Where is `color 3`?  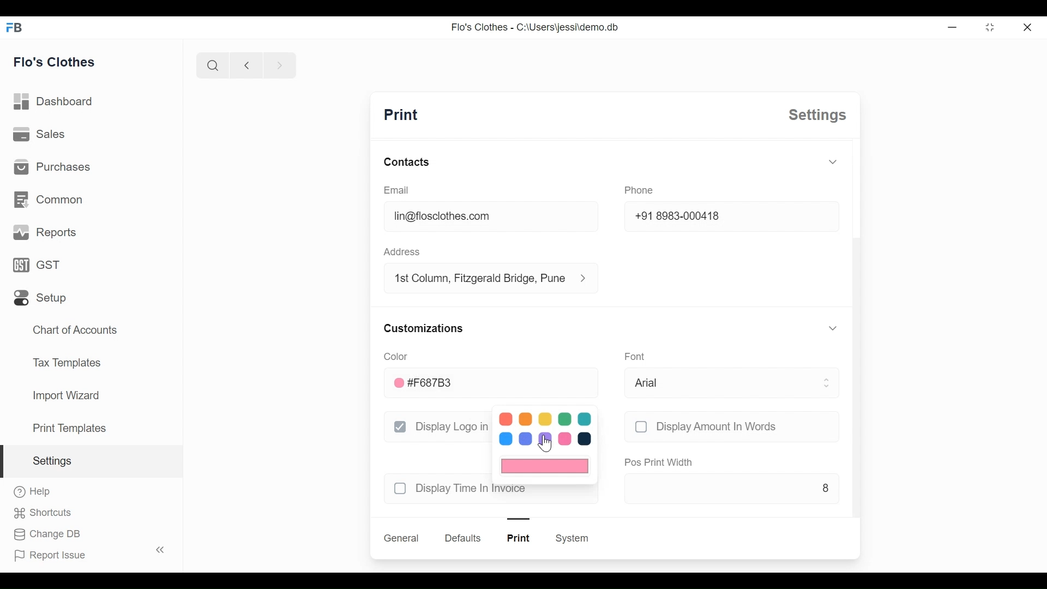
color 3 is located at coordinates (545, 418).